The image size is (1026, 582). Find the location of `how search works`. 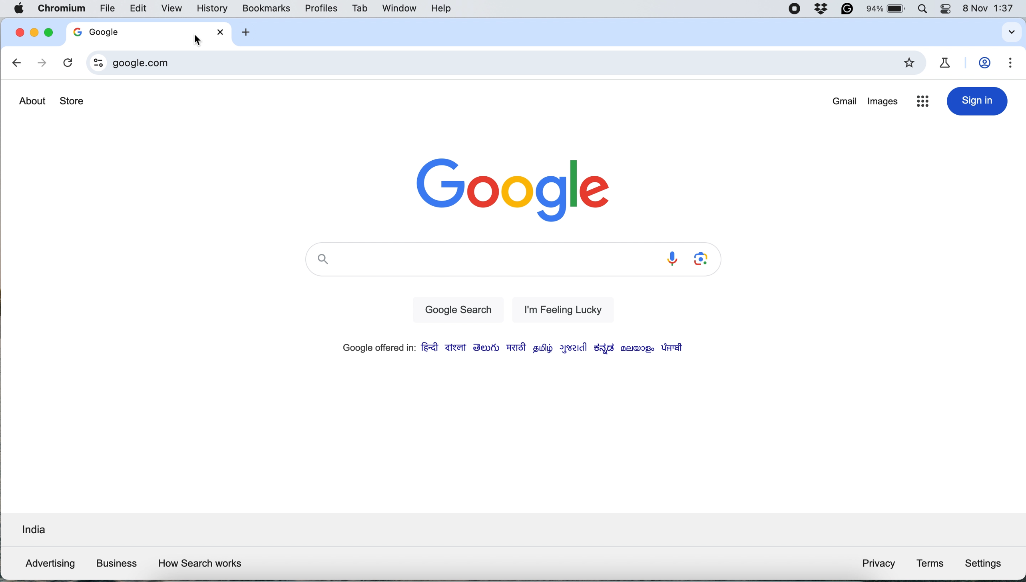

how search works is located at coordinates (201, 564).